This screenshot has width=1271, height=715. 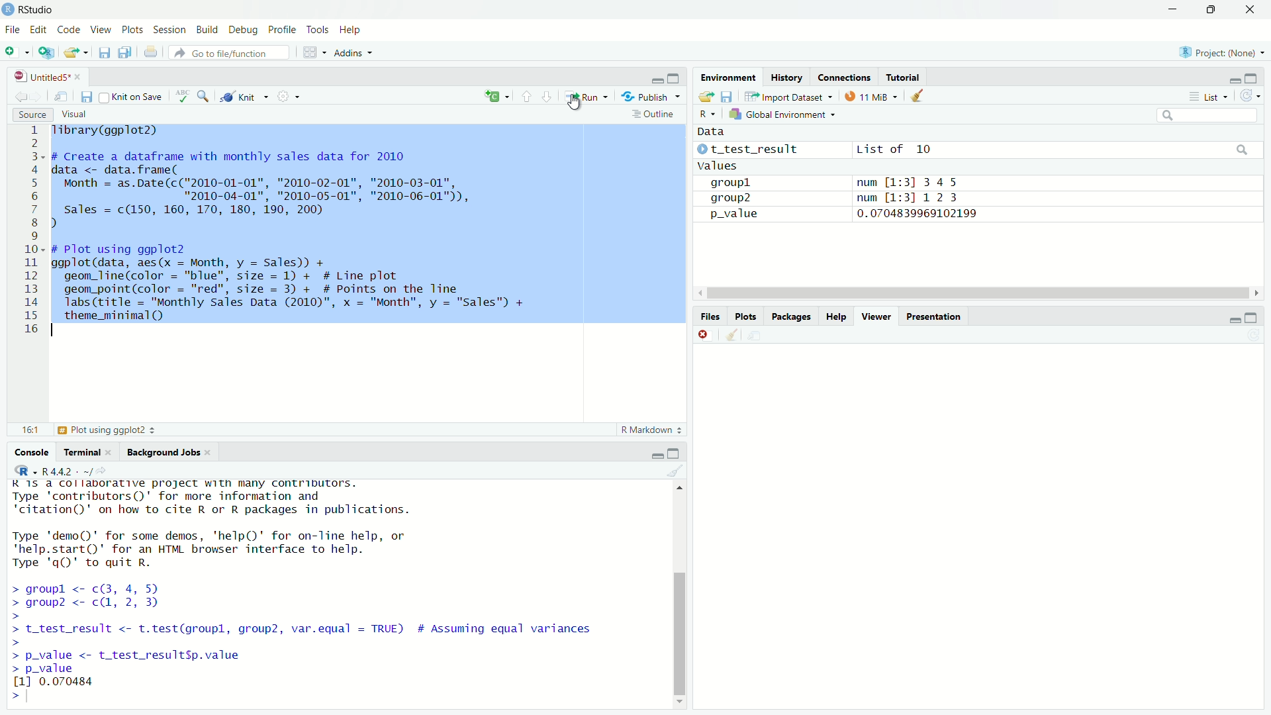 I want to click on minimise, so click(x=1233, y=77).